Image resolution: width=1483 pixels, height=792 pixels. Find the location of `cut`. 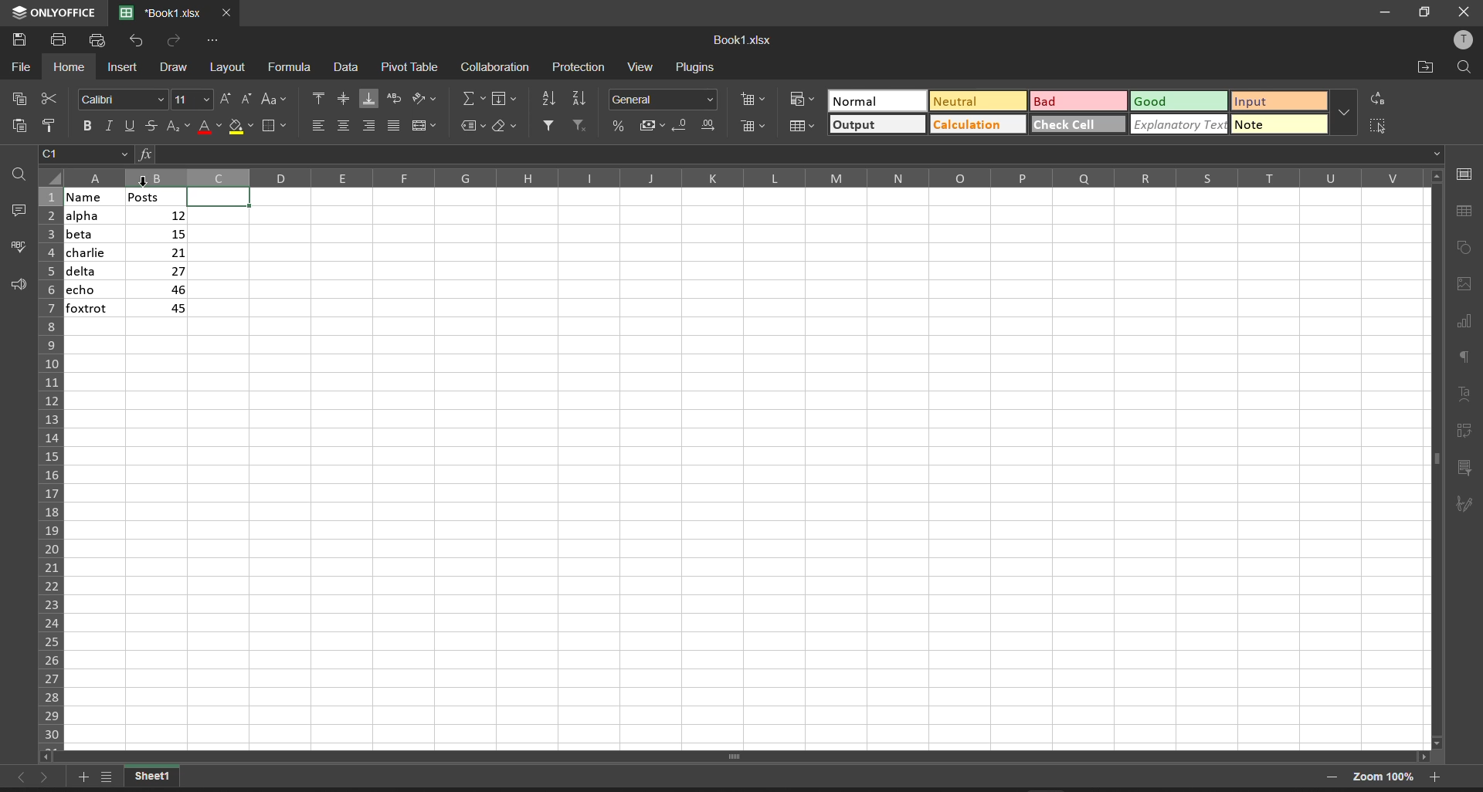

cut is located at coordinates (52, 100).